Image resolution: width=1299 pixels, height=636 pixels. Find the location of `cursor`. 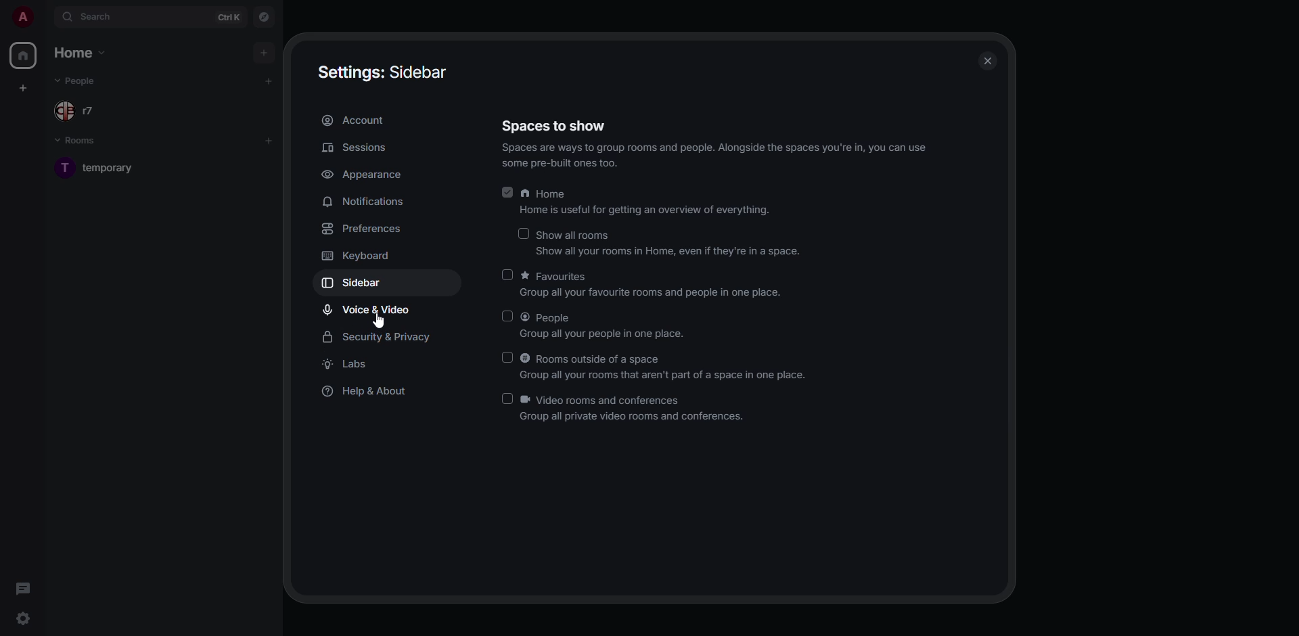

cursor is located at coordinates (378, 321).